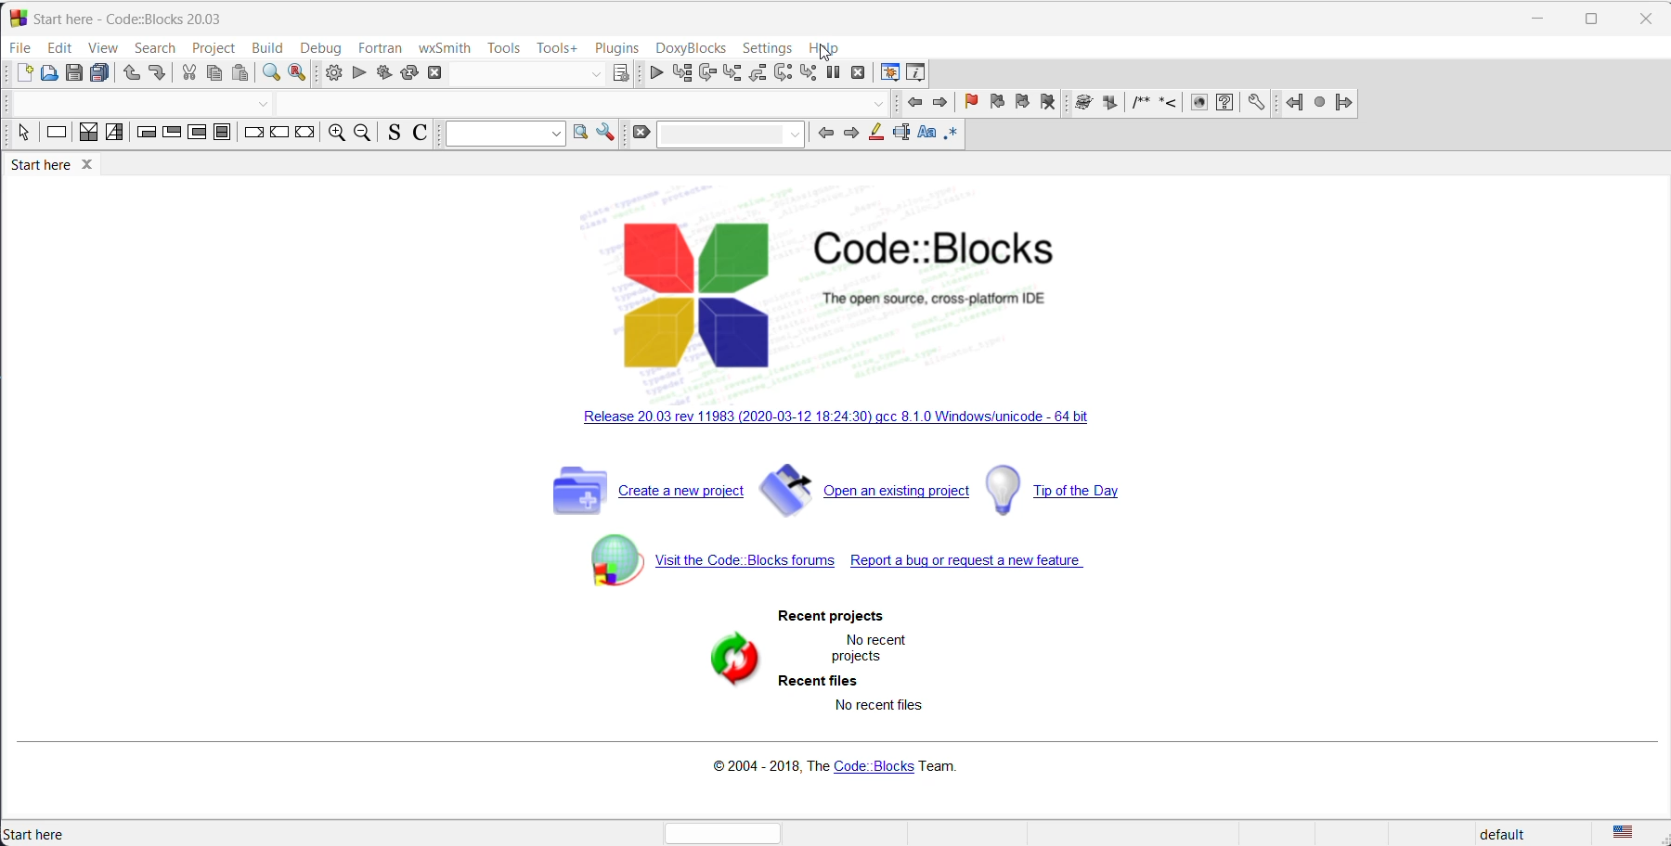 This screenshot has width=1671, height=846. I want to click on continue instruction, so click(281, 136).